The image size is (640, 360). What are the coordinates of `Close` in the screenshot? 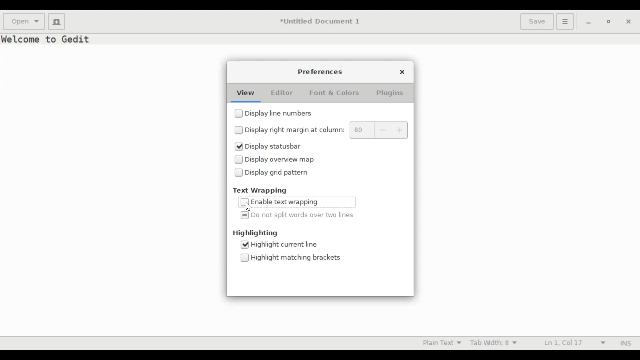 It's located at (629, 22).